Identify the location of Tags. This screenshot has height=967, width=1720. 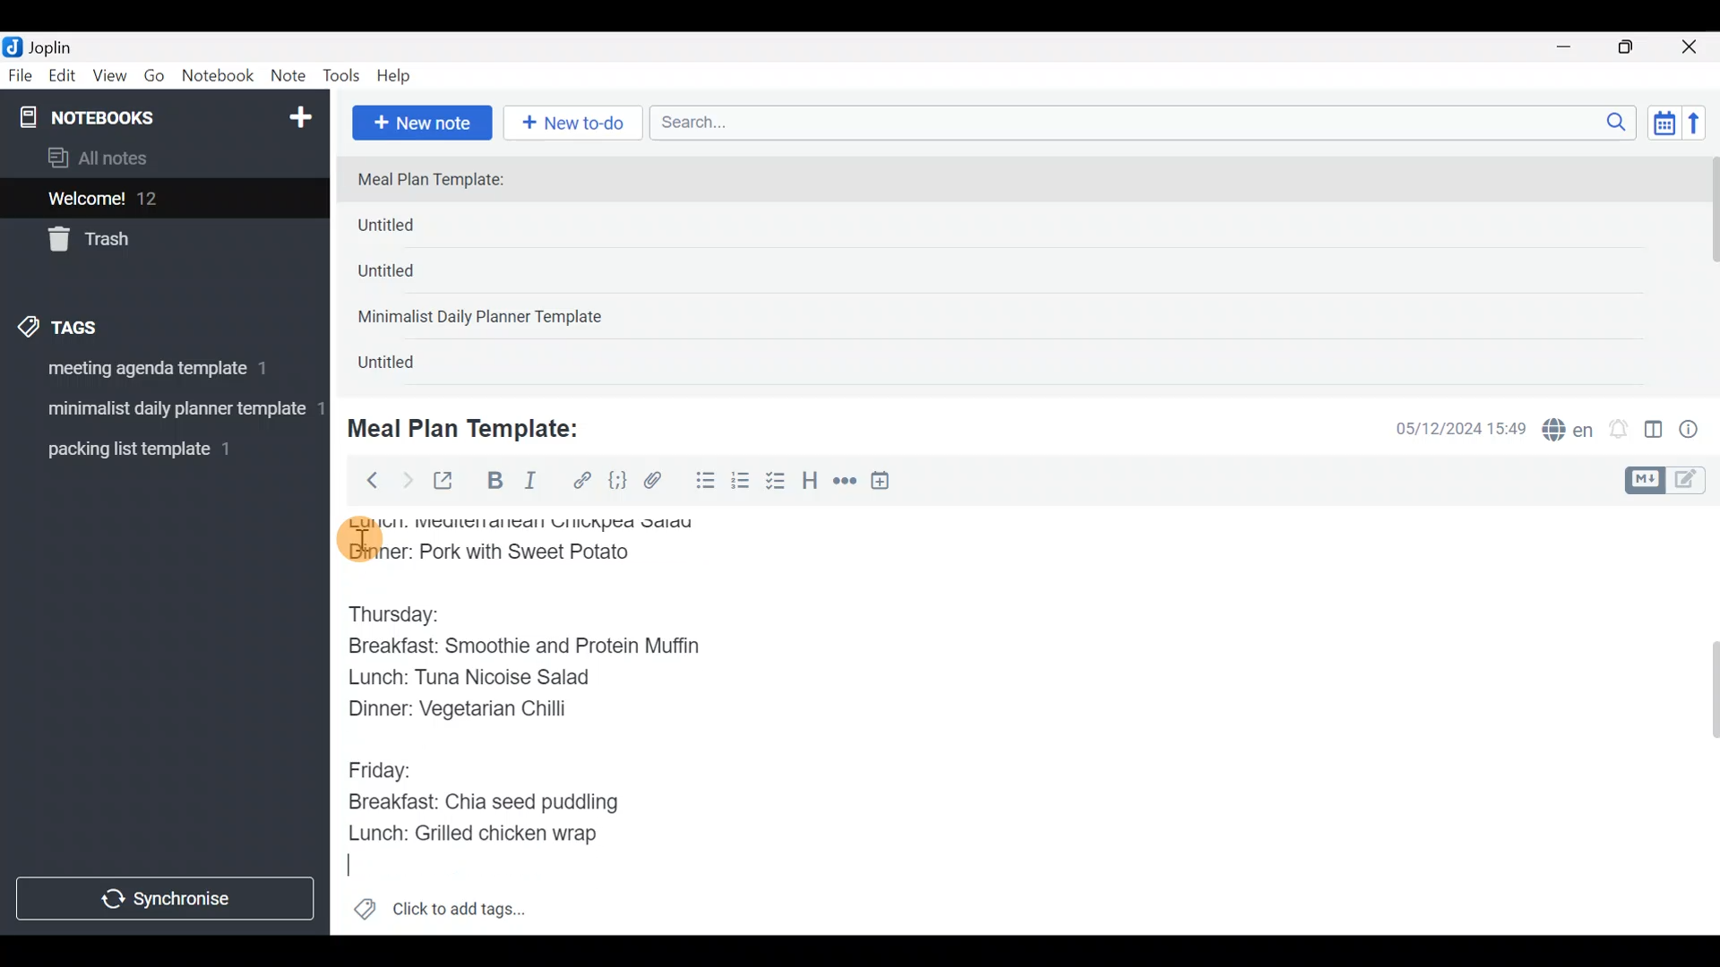
(100, 324).